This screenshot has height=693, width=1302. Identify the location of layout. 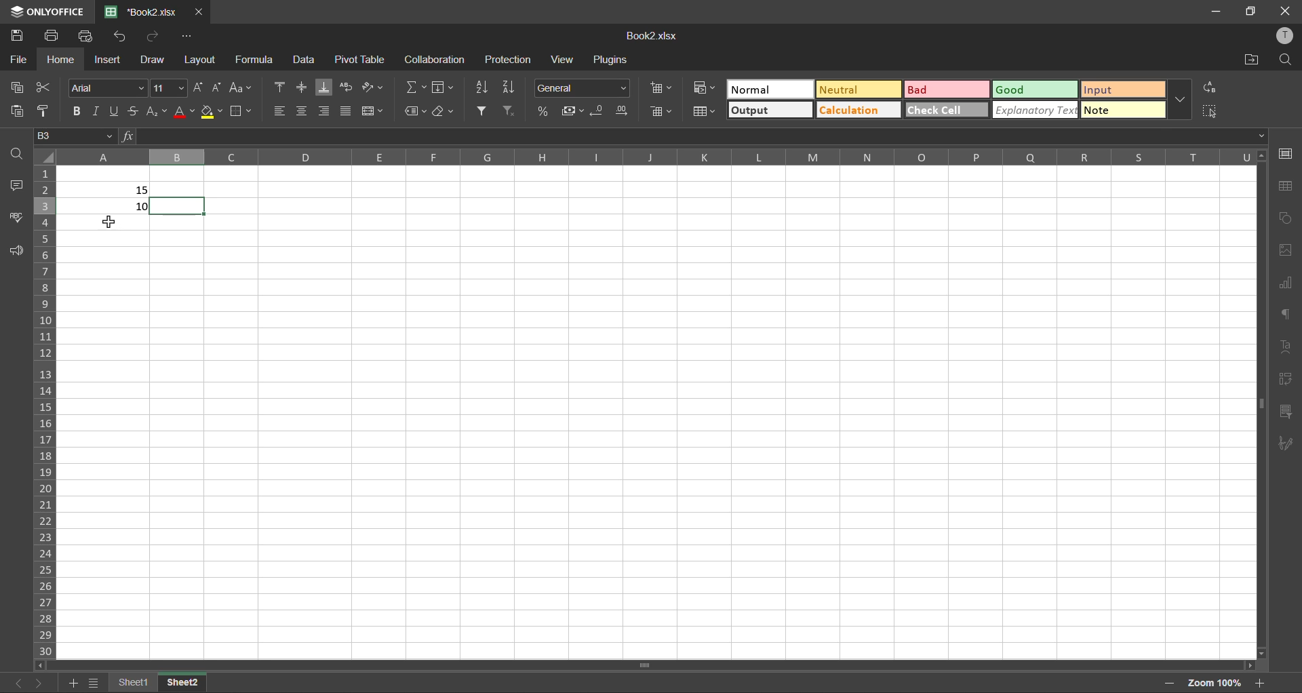
(199, 61).